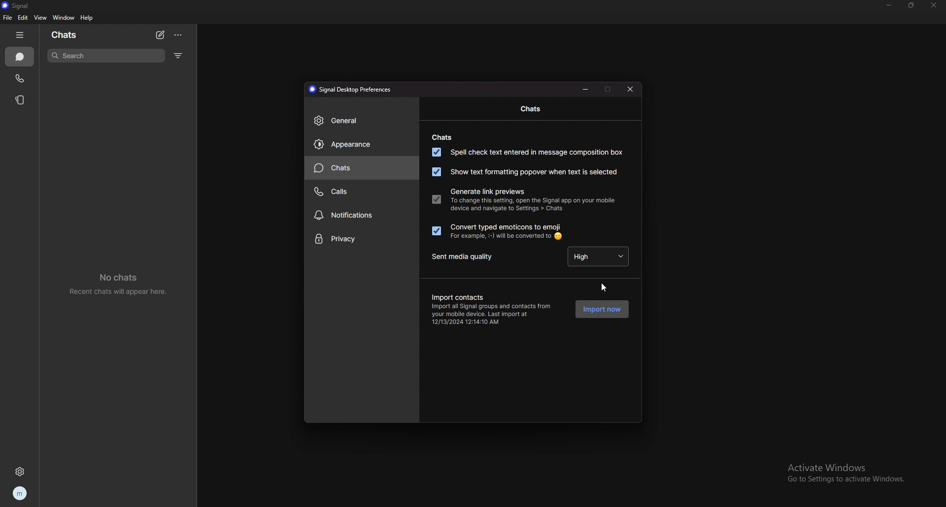 The height and width of the screenshot is (507, 946). Describe the element at coordinates (19, 57) in the screenshot. I see `chats` at that location.